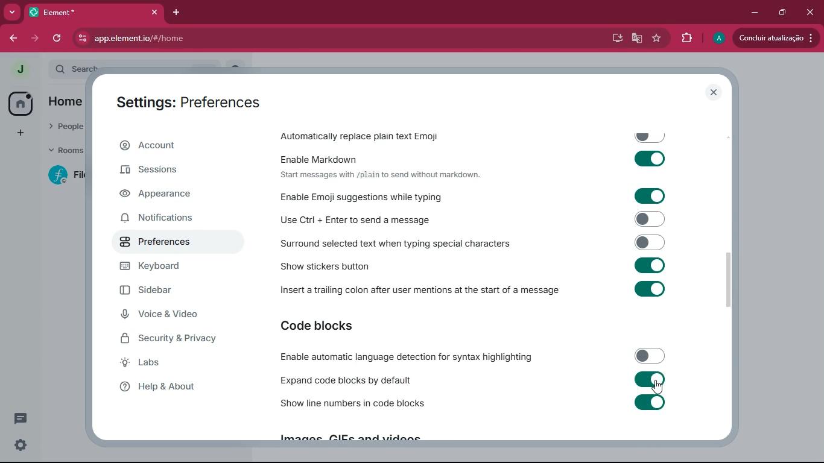  What do you see at coordinates (637, 38) in the screenshot?
I see `google translate` at bounding box center [637, 38].